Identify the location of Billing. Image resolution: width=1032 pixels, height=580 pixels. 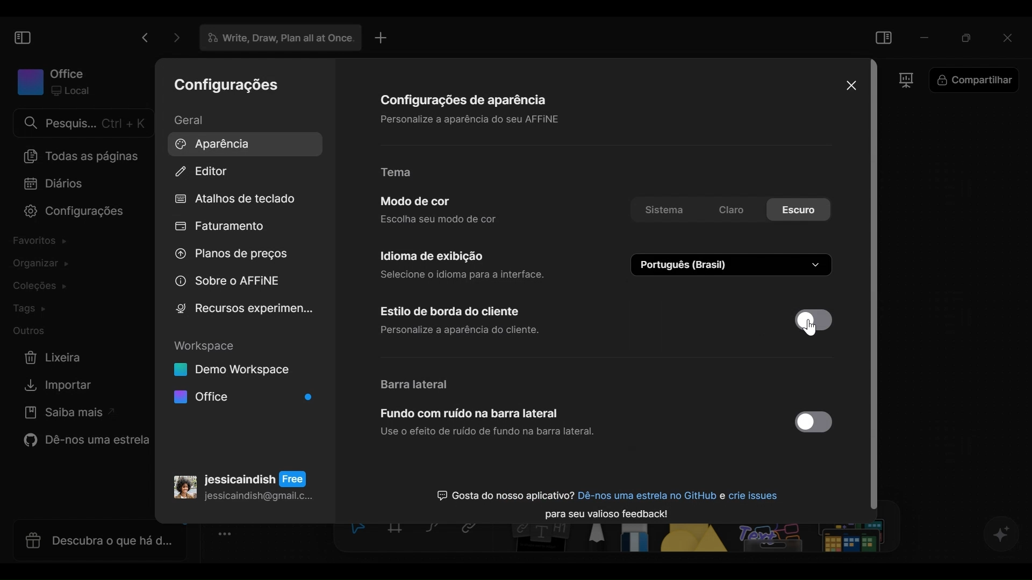
(220, 228).